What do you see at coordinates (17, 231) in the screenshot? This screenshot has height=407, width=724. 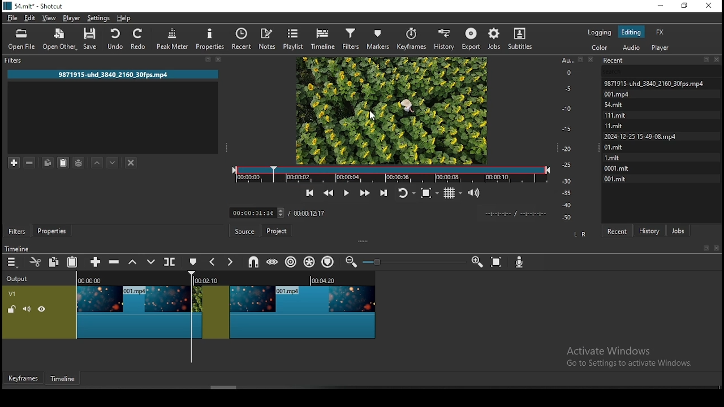 I see `filters` at bounding box center [17, 231].